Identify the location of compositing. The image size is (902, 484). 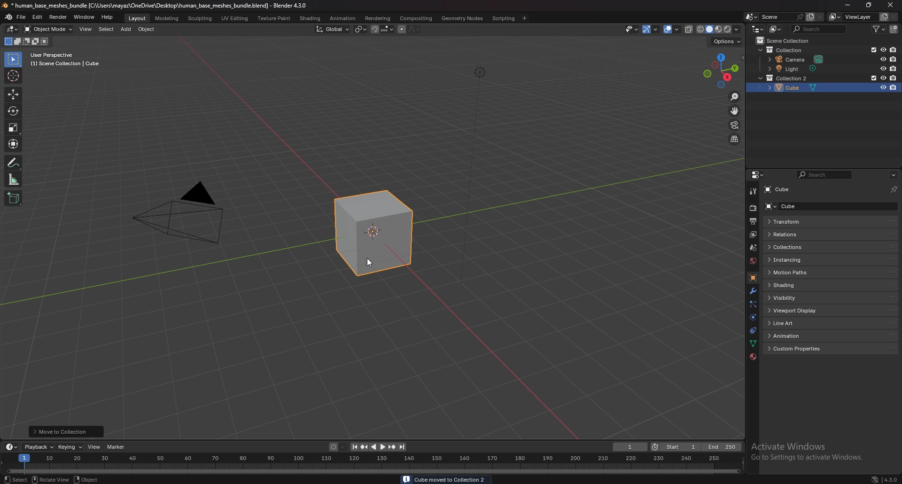
(416, 19).